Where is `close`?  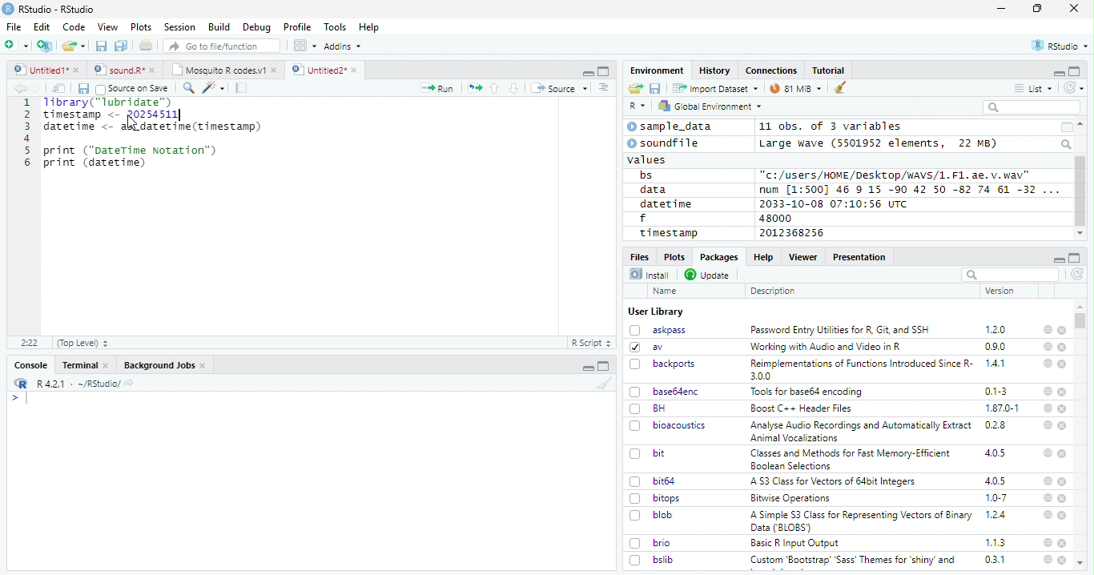
close is located at coordinates (1064, 516).